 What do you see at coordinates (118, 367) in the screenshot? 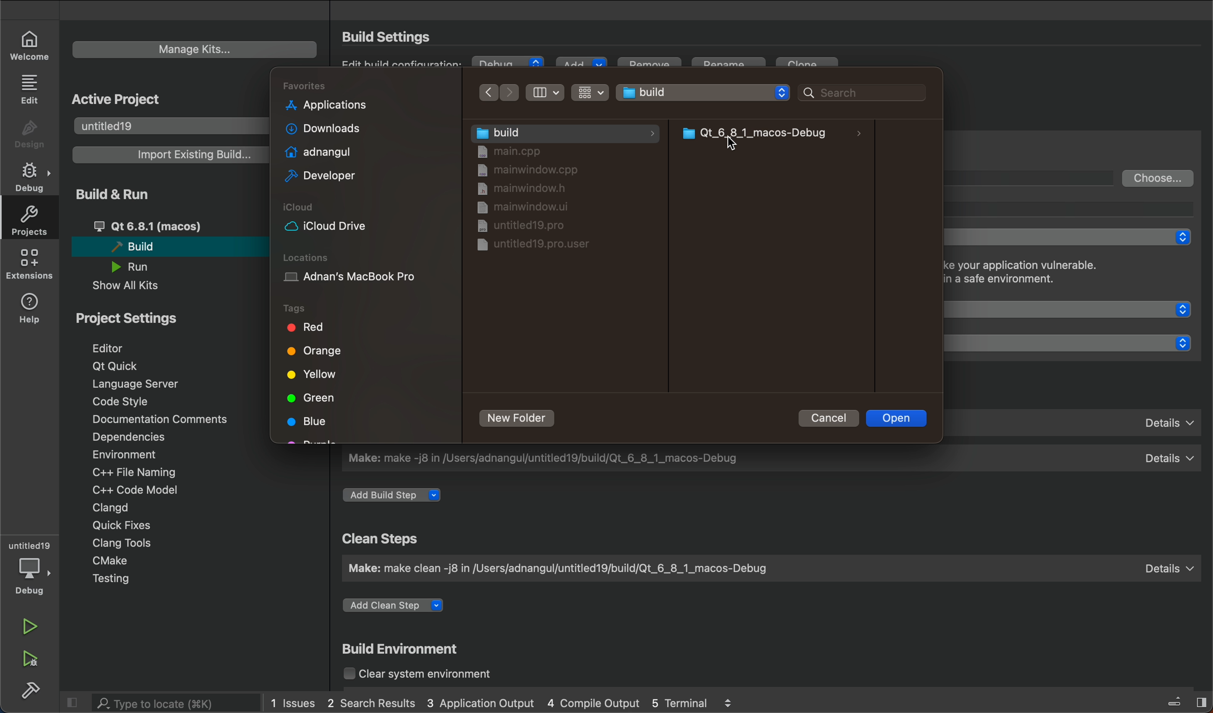
I see `qt quick` at bounding box center [118, 367].